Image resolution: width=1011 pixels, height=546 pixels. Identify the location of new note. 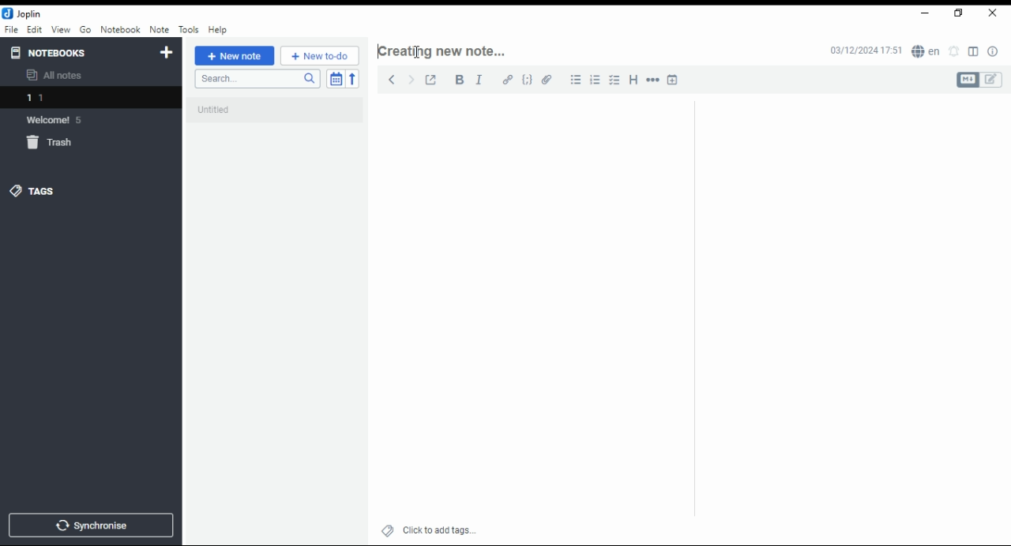
(234, 56).